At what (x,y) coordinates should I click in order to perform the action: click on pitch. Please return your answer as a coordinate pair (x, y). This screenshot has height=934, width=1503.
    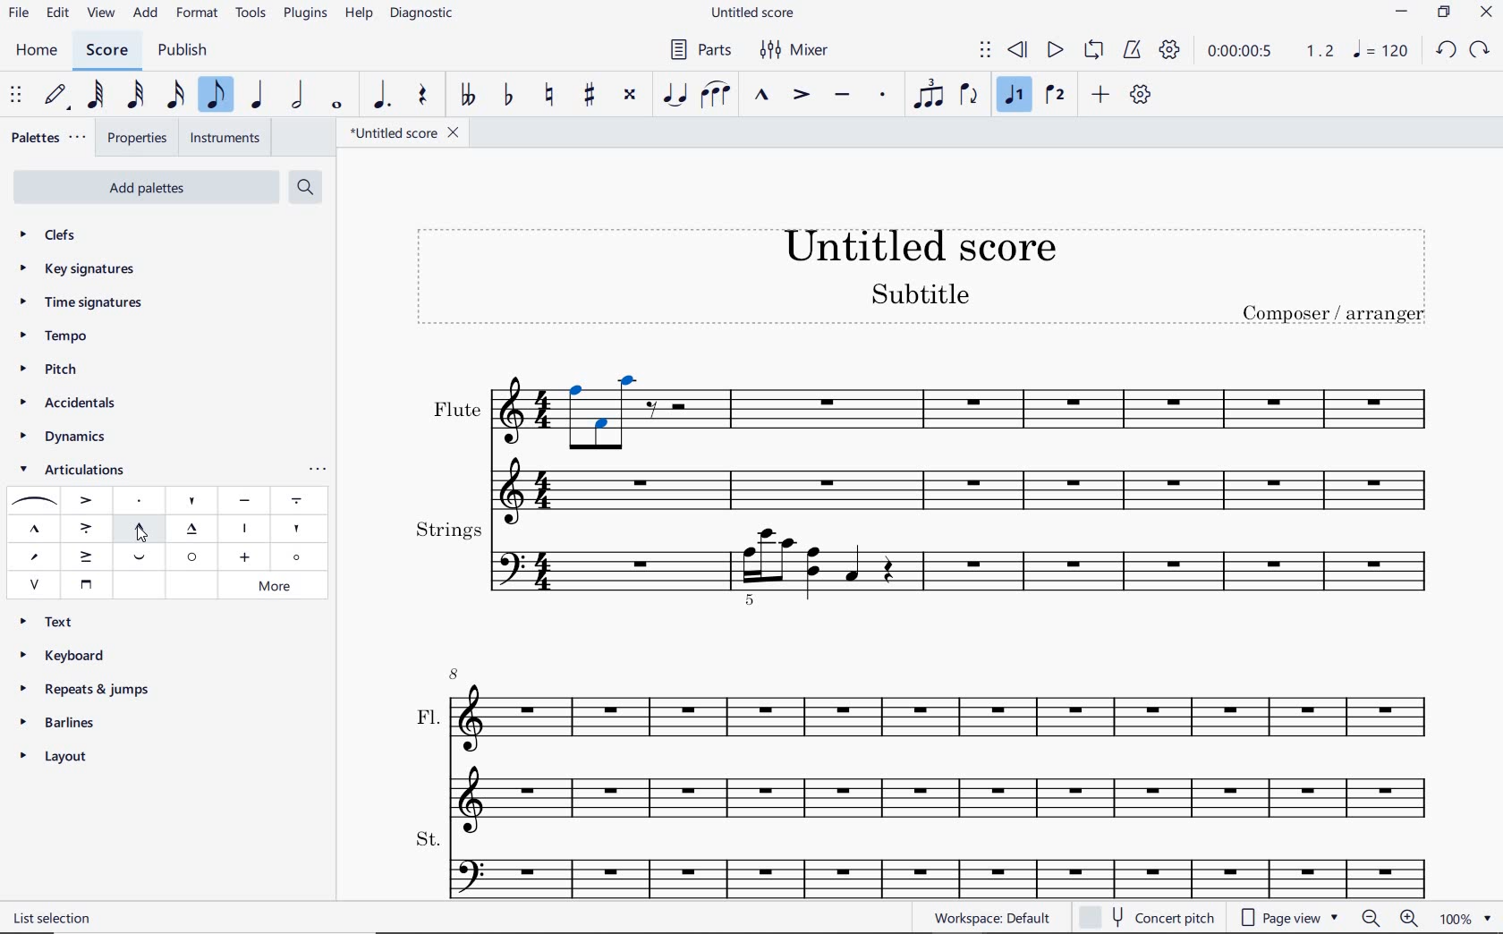
    Looking at the image, I should click on (52, 371).